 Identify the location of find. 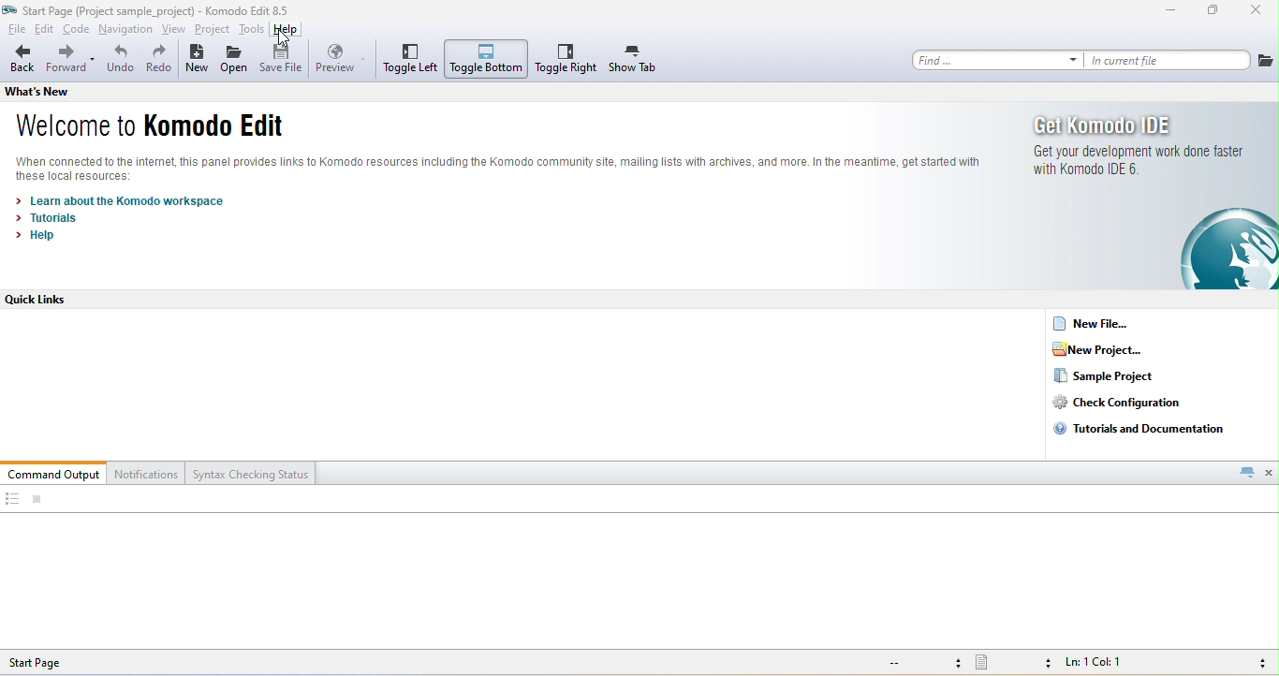
(997, 60).